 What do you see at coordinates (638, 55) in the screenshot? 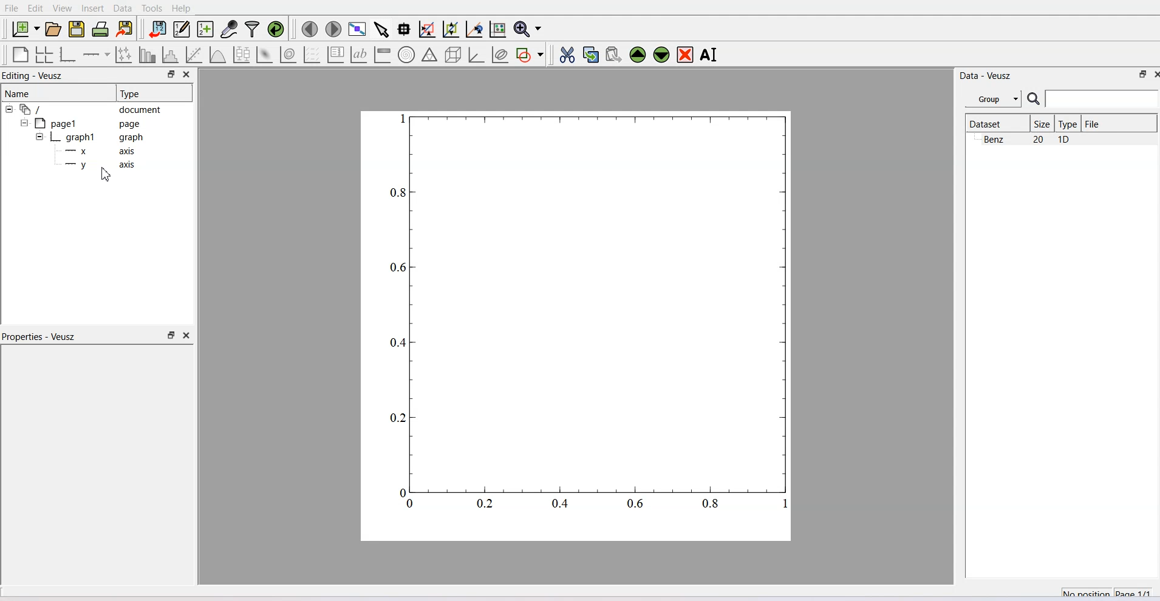
I see `Move the selected widget up` at bounding box center [638, 55].